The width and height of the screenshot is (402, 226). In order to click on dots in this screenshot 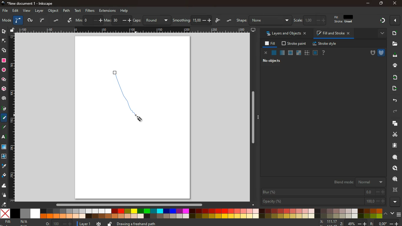, I will do `click(230, 21)`.